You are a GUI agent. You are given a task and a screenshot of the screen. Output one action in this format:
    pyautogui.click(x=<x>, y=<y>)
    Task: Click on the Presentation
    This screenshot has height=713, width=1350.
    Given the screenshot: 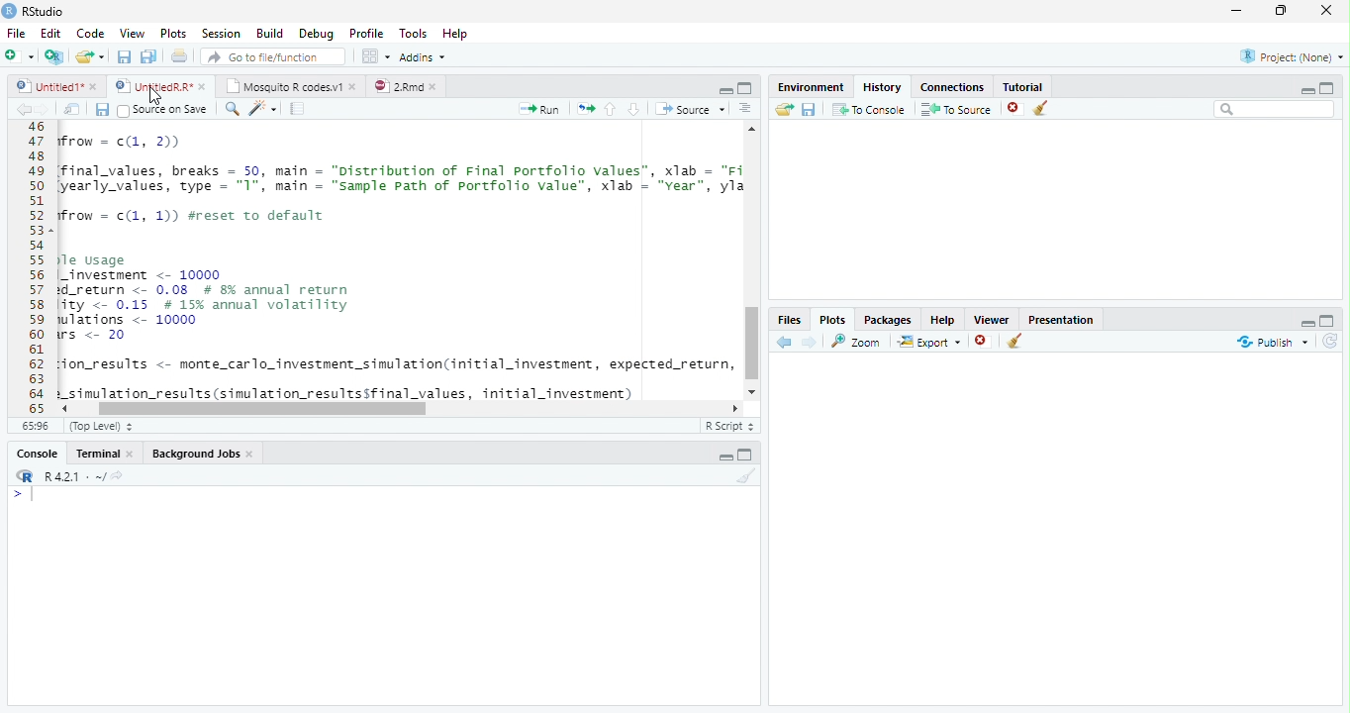 What is the action you would take?
    pyautogui.click(x=1061, y=318)
    